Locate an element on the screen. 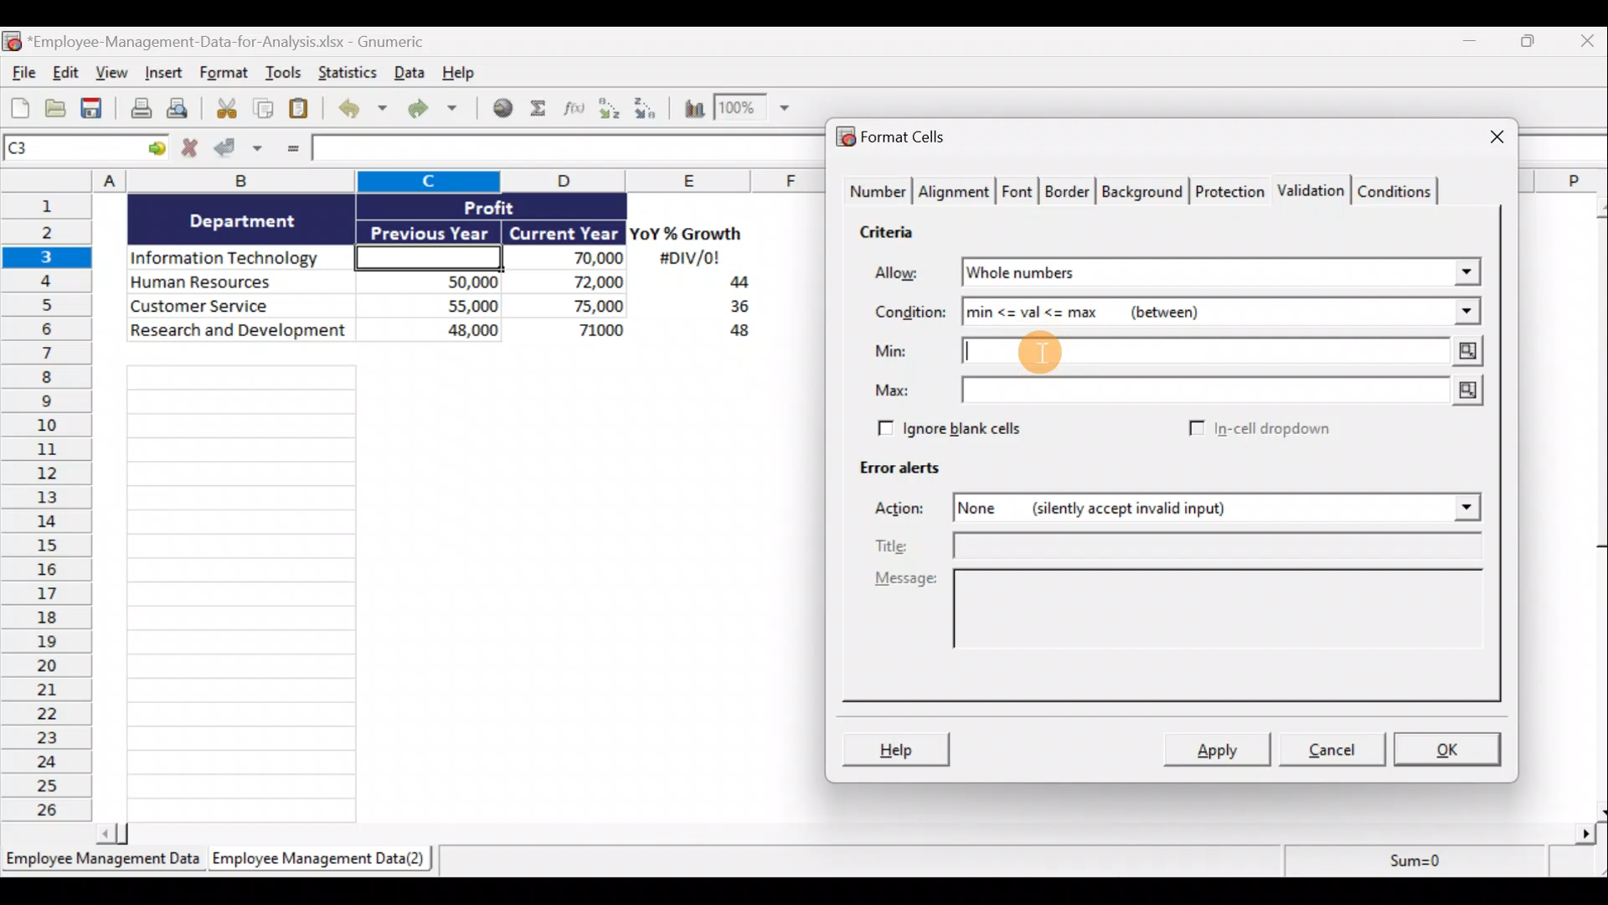 This screenshot has width=1608, height=905. Font is located at coordinates (1018, 189).